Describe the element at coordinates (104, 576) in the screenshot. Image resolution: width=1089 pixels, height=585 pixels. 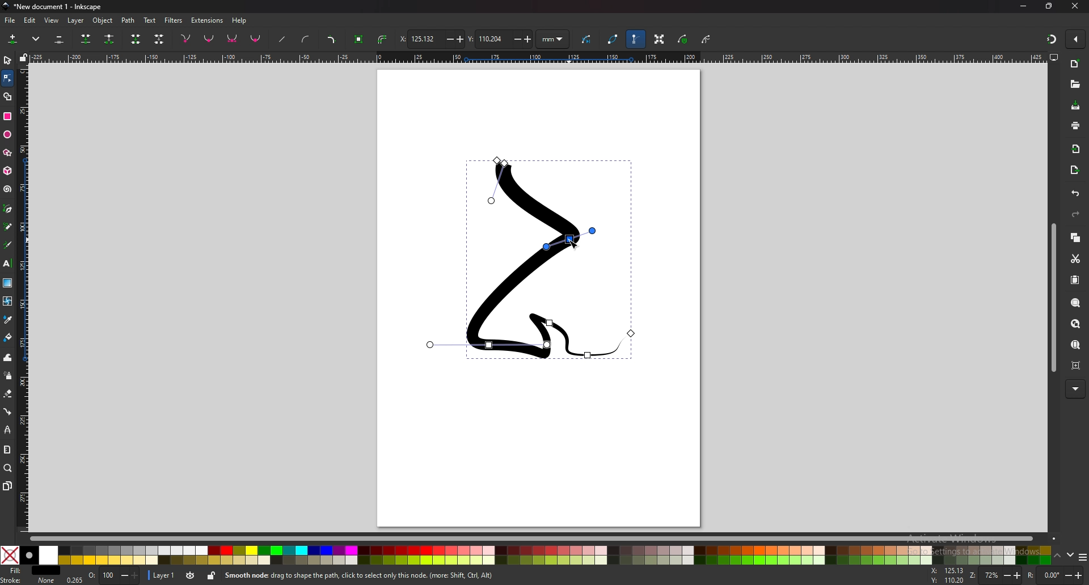
I see `opacity` at that location.